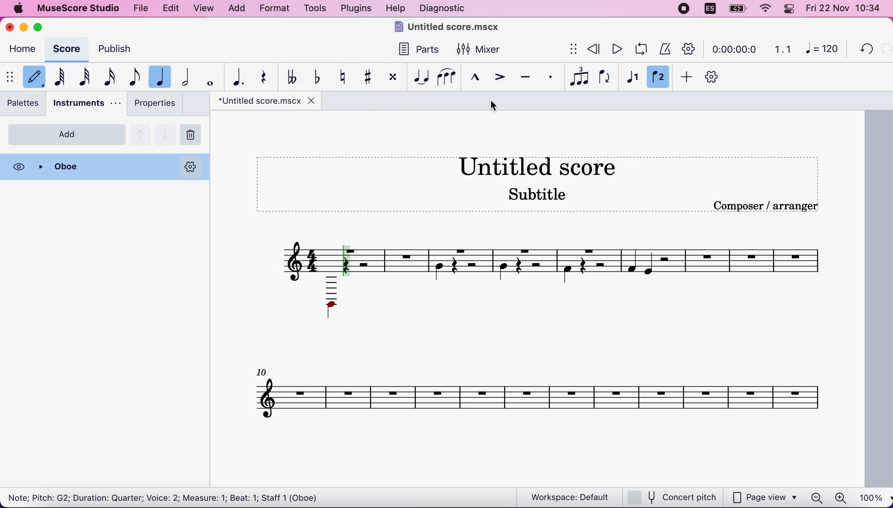 This screenshot has height=508, width=893. I want to click on toggle double flat, so click(295, 76).